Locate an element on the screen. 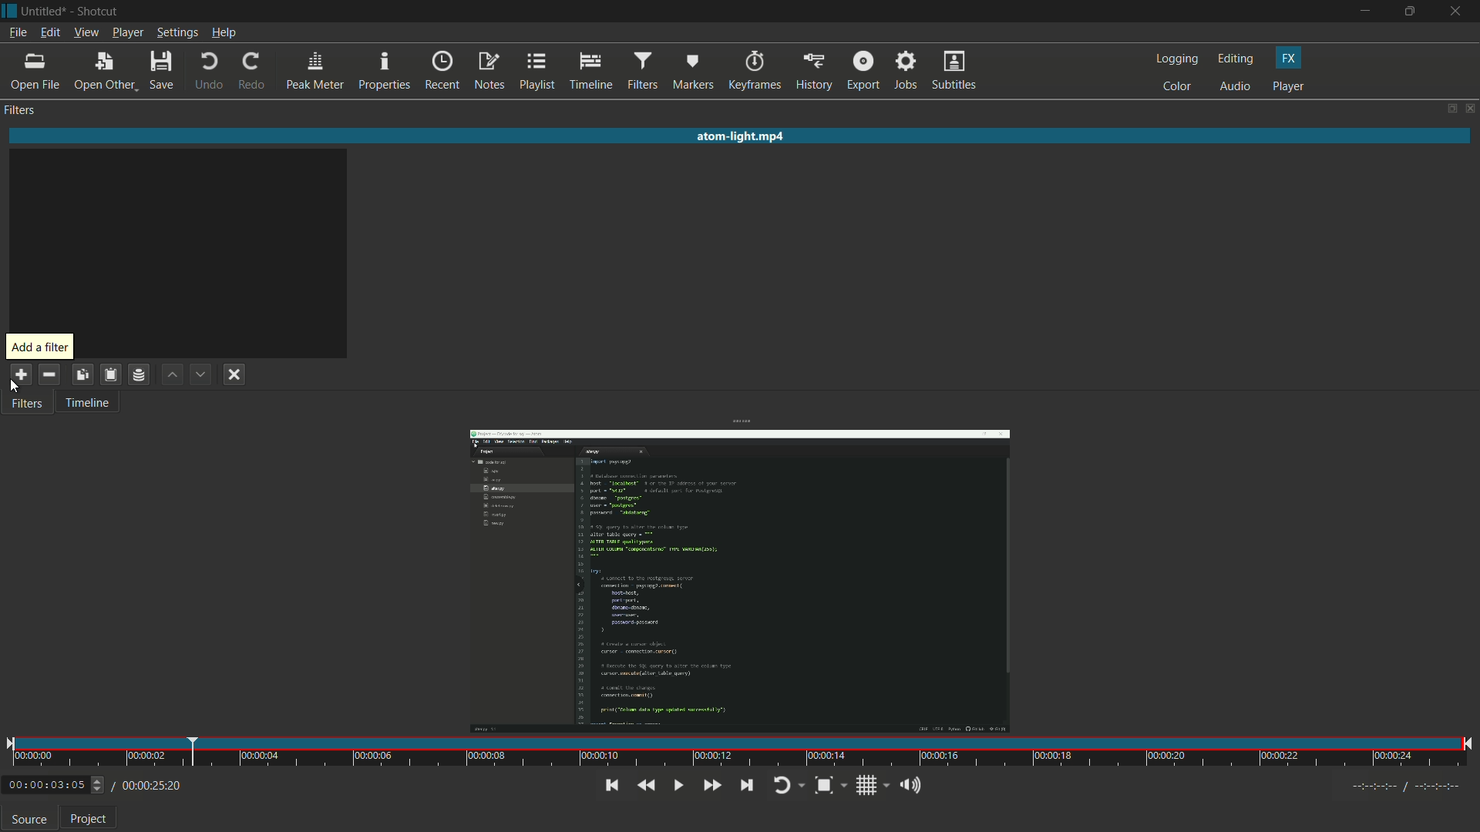  skip to the previous point is located at coordinates (610, 786).